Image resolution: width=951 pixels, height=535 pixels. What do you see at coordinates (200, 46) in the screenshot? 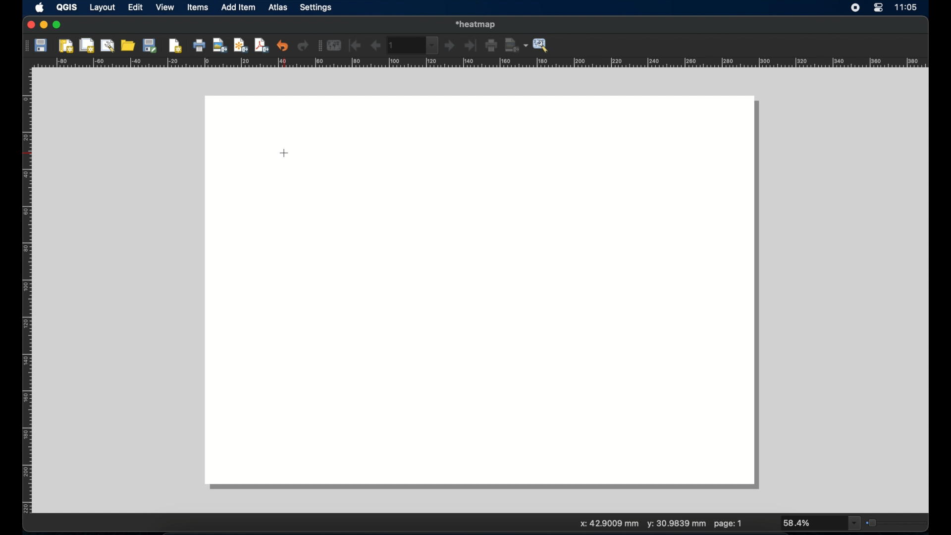
I see `print layout` at bounding box center [200, 46].